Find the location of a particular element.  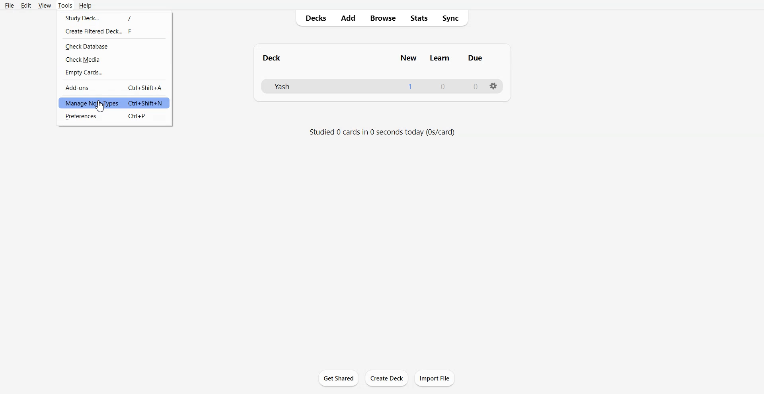

Text 2 is located at coordinates (382, 133).